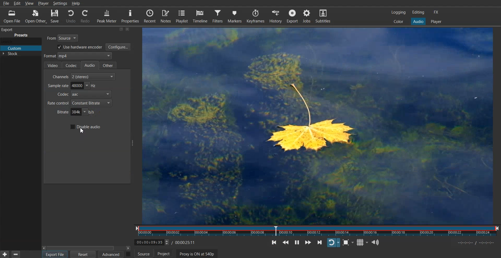  I want to click on Remove current selected preset setting, so click(15, 254).